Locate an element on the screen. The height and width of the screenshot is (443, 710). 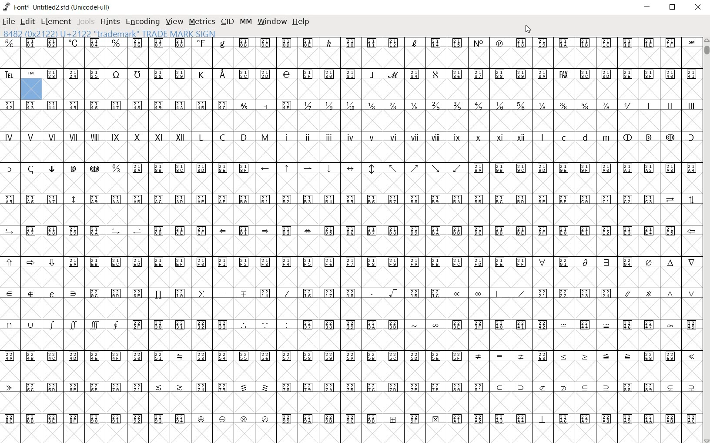
HELP is located at coordinates (301, 23).